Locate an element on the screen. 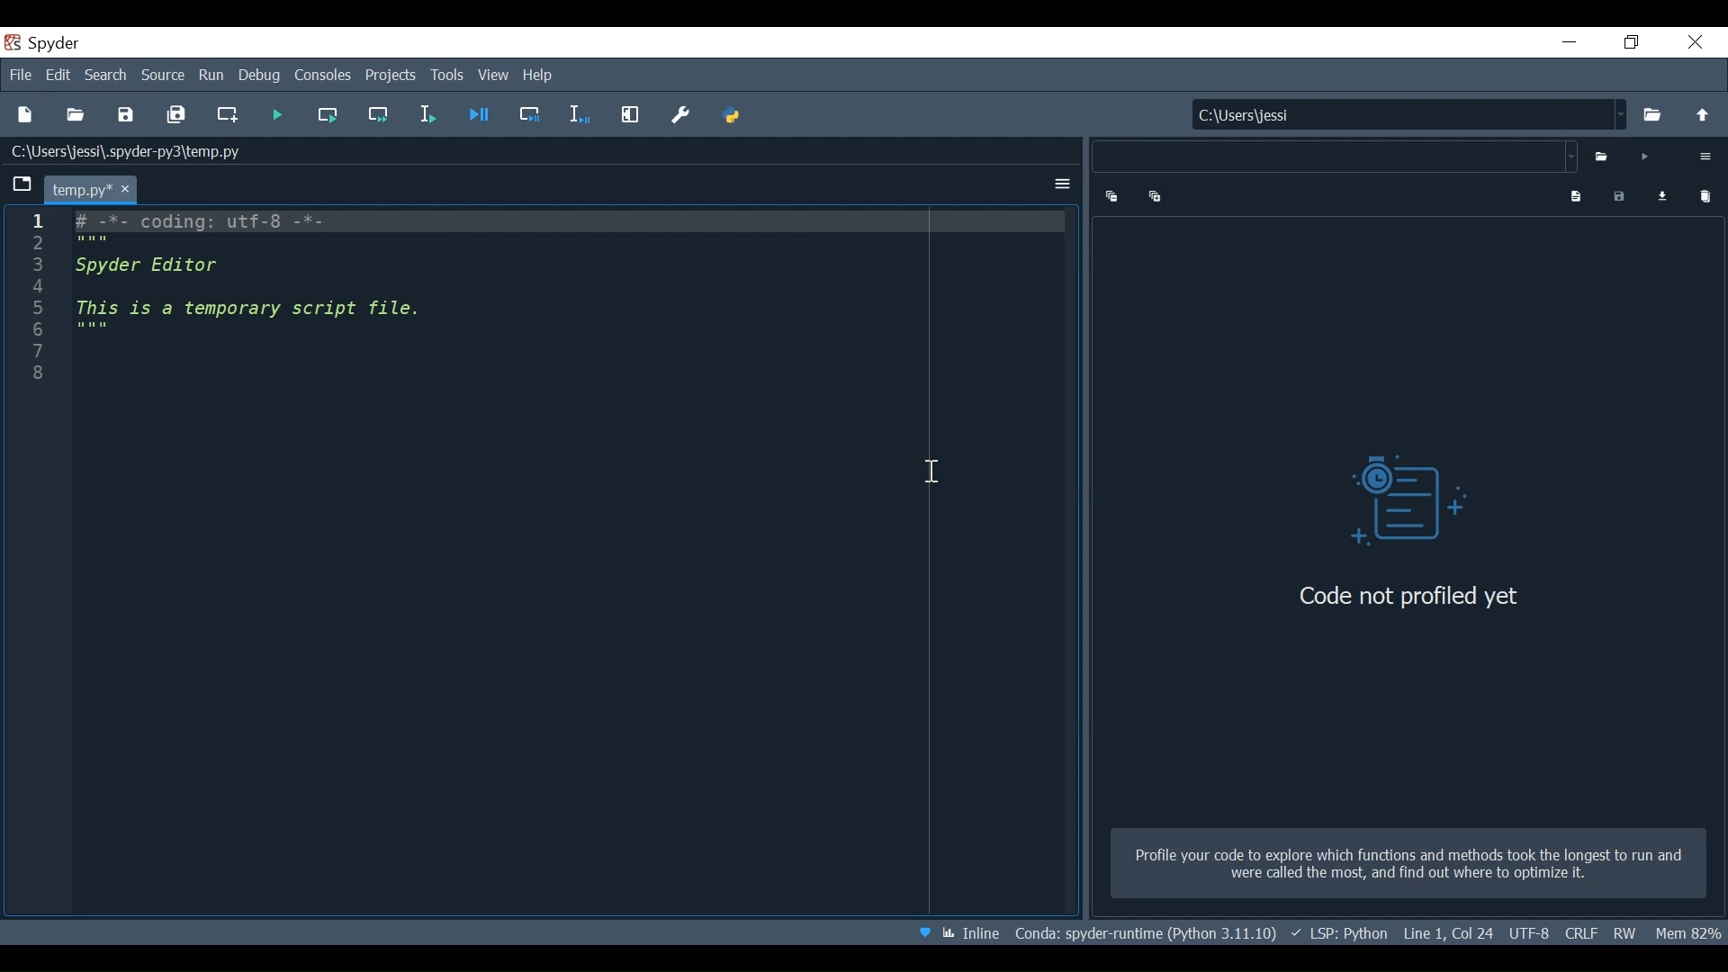 The width and height of the screenshot is (1728, 972). Run is located at coordinates (276, 116).